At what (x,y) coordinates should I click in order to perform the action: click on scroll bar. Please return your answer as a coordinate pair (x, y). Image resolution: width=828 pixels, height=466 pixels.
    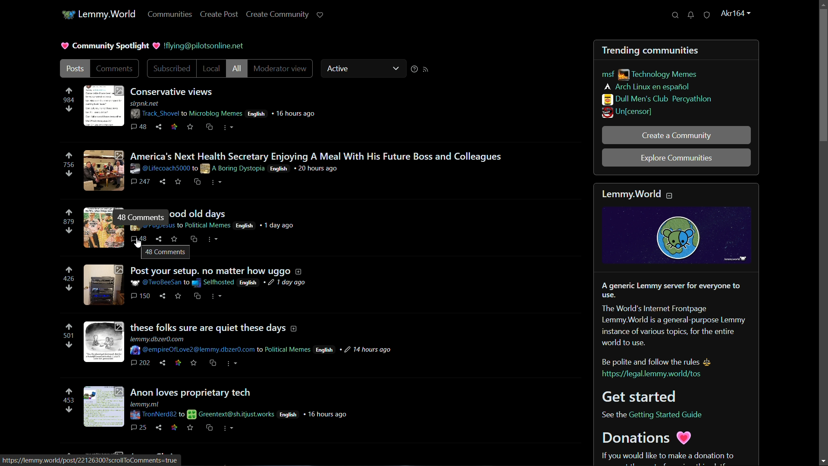
    Looking at the image, I should click on (823, 237).